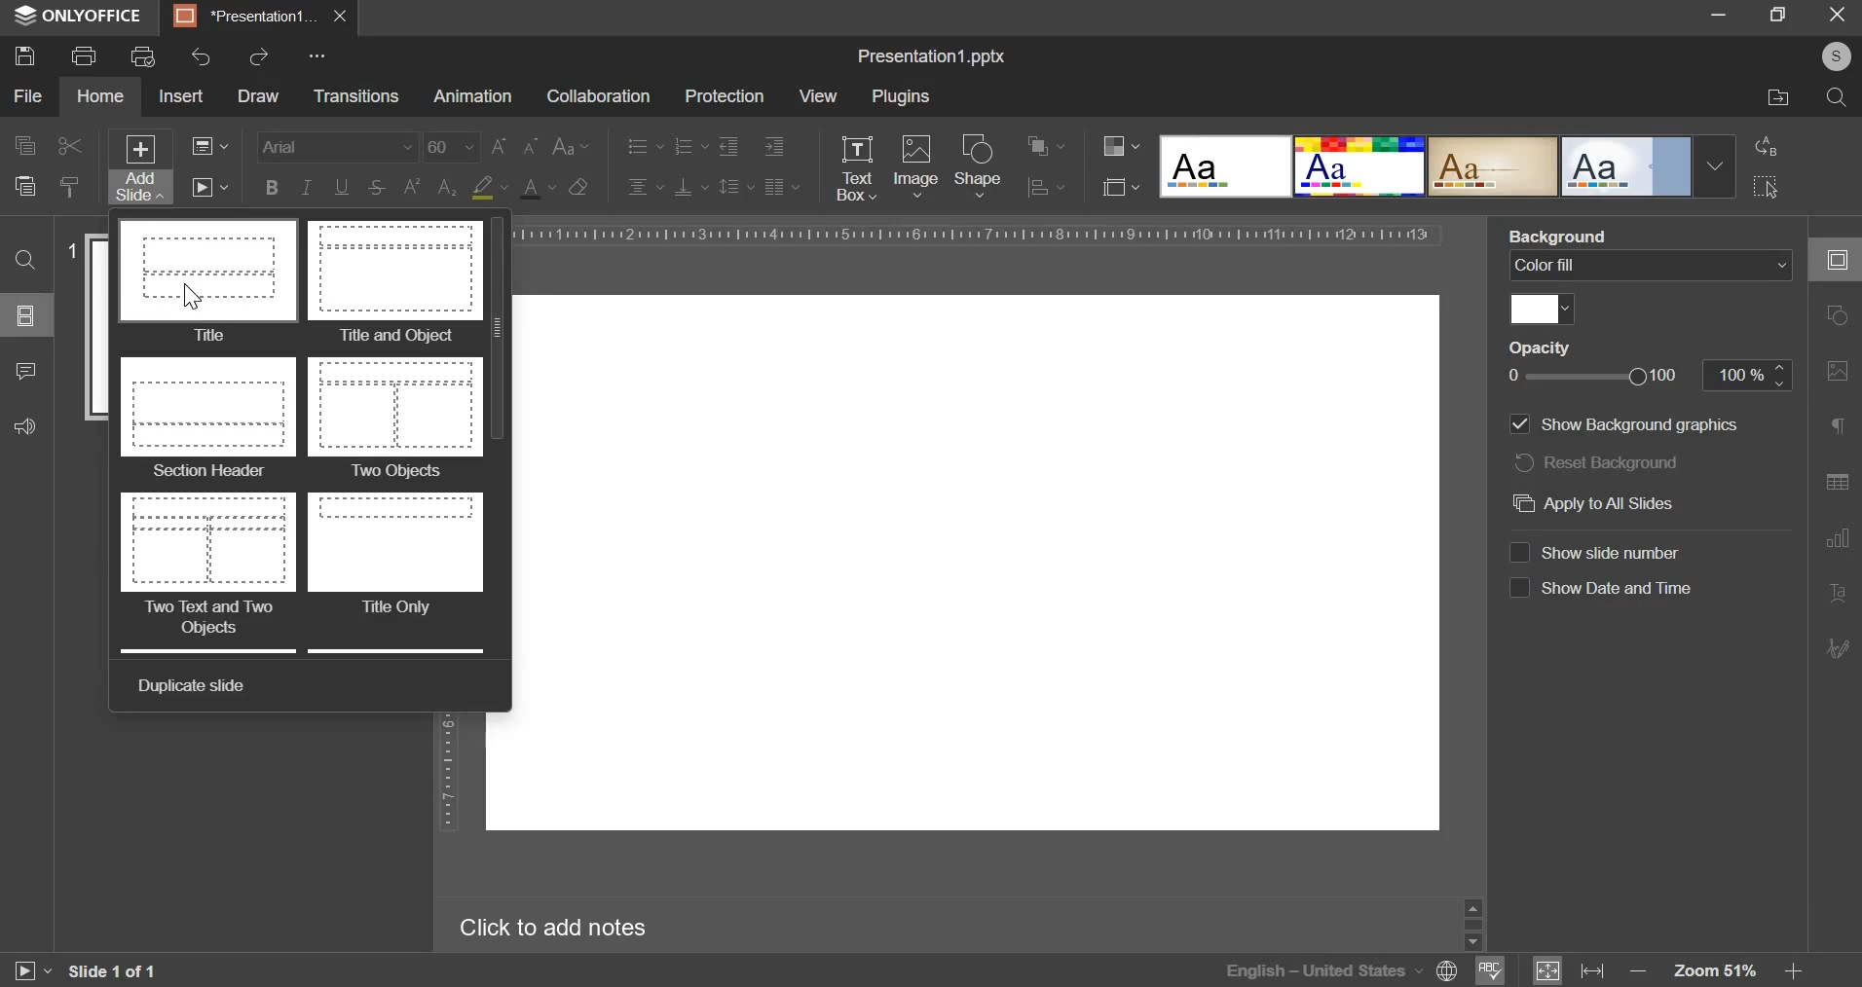 The height and width of the screenshot is (987, 1862). What do you see at coordinates (1598, 550) in the screenshot?
I see `show slide number` at bounding box center [1598, 550].